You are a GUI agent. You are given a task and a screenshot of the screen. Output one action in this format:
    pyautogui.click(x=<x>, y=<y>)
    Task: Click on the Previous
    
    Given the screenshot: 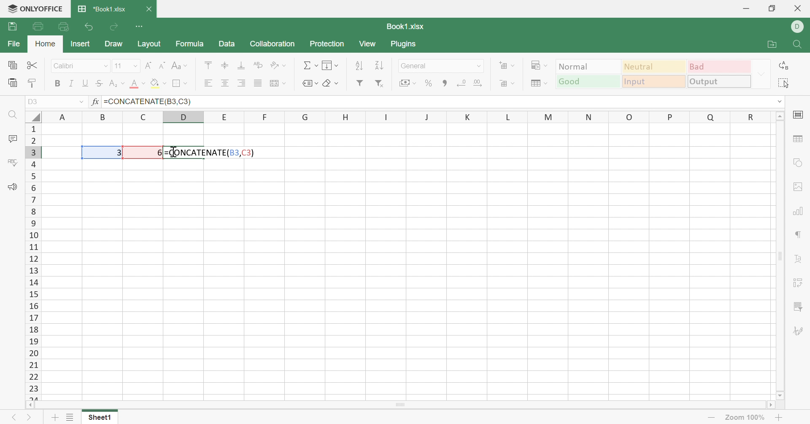 What is the action you would take?
    pyautogui.click(x=14, y=418)
    